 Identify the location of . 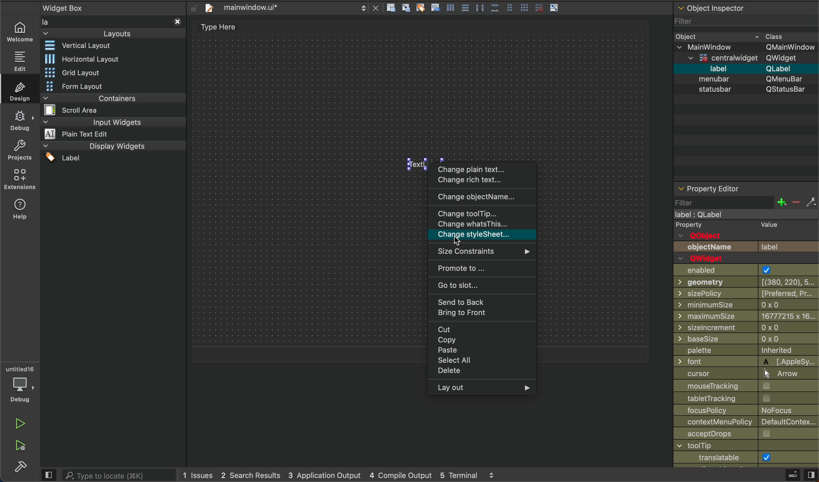
(745, 361).